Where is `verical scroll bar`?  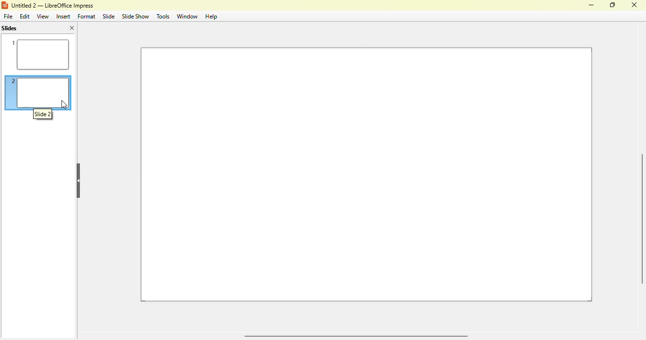
verical scroll bar is located at coordinates (640, 219).